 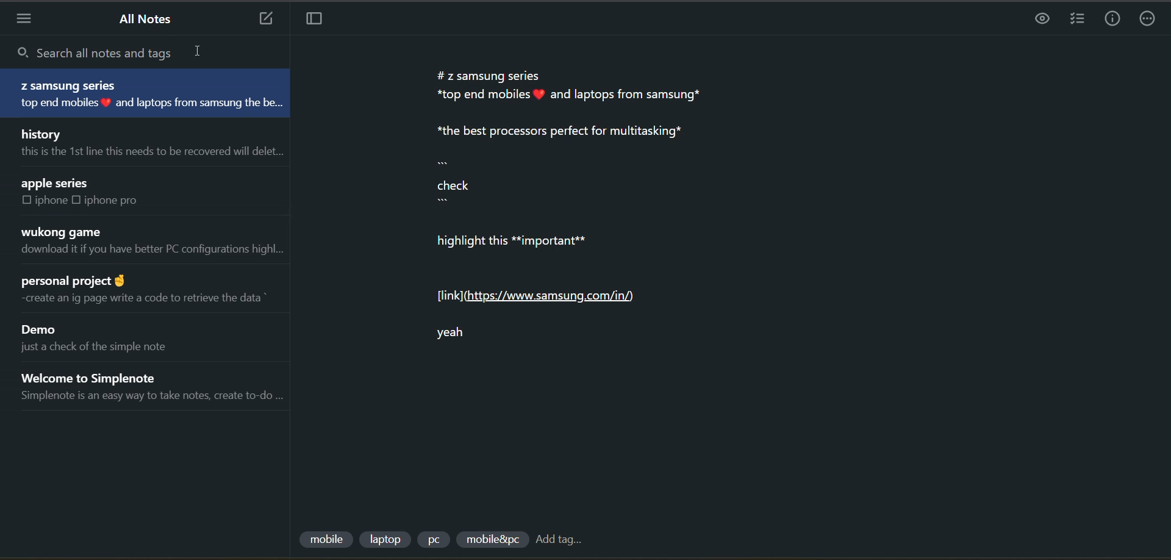 What do you see at coordinates (198, 51) in the screenshot?
I see `cursor` at bounding box center [198, 51].